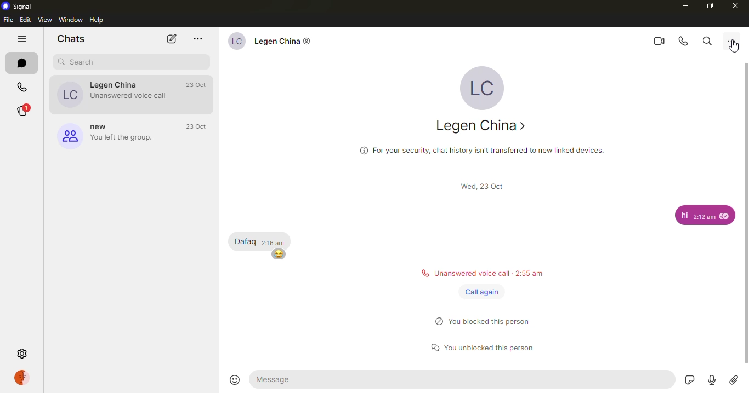  Describe the element at coordinates (481, 88) in the screenshot. I see `profile pic` at that location.